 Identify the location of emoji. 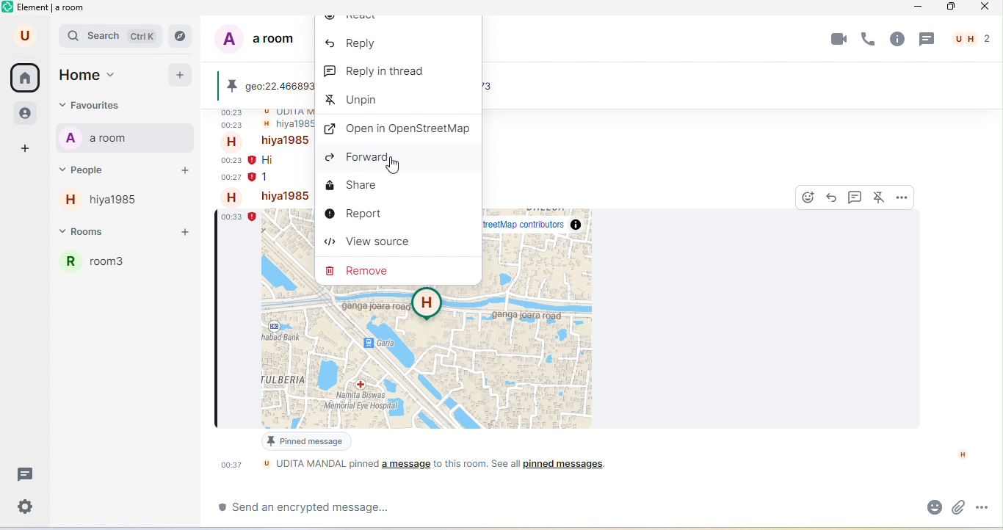
(930, 508).